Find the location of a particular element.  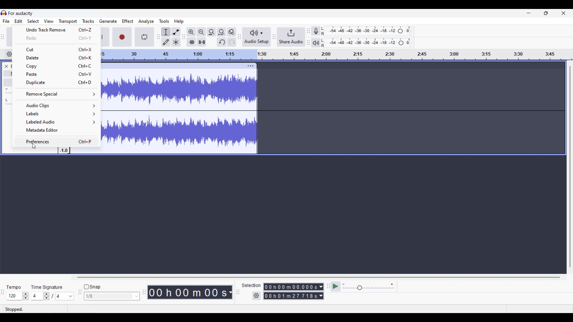

Track settings is located at coordinates (250, 66).